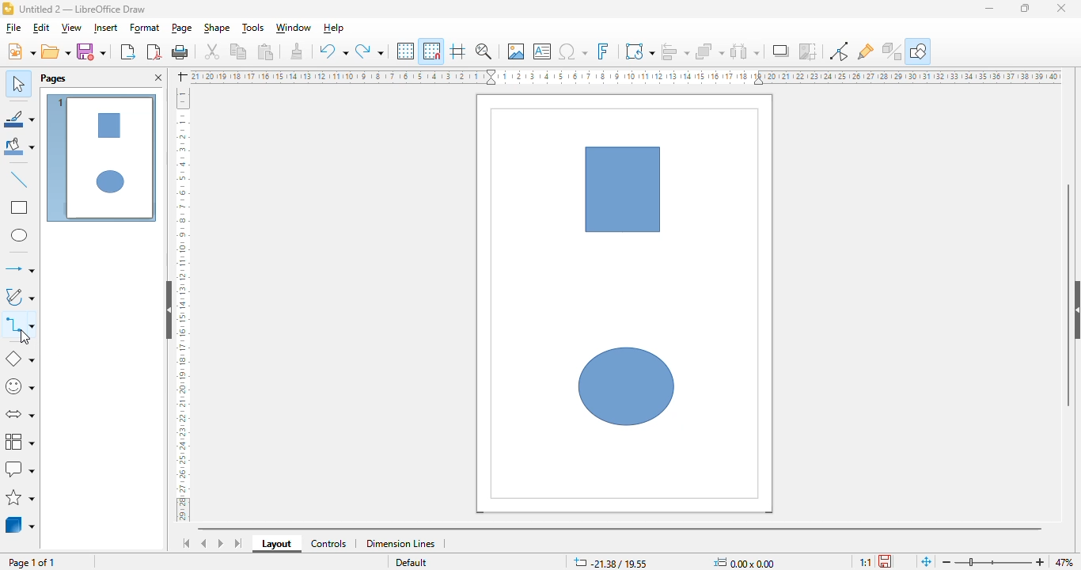 The image size is (1081, 570). I want to click on toggle extrusion, so click(893, 51).